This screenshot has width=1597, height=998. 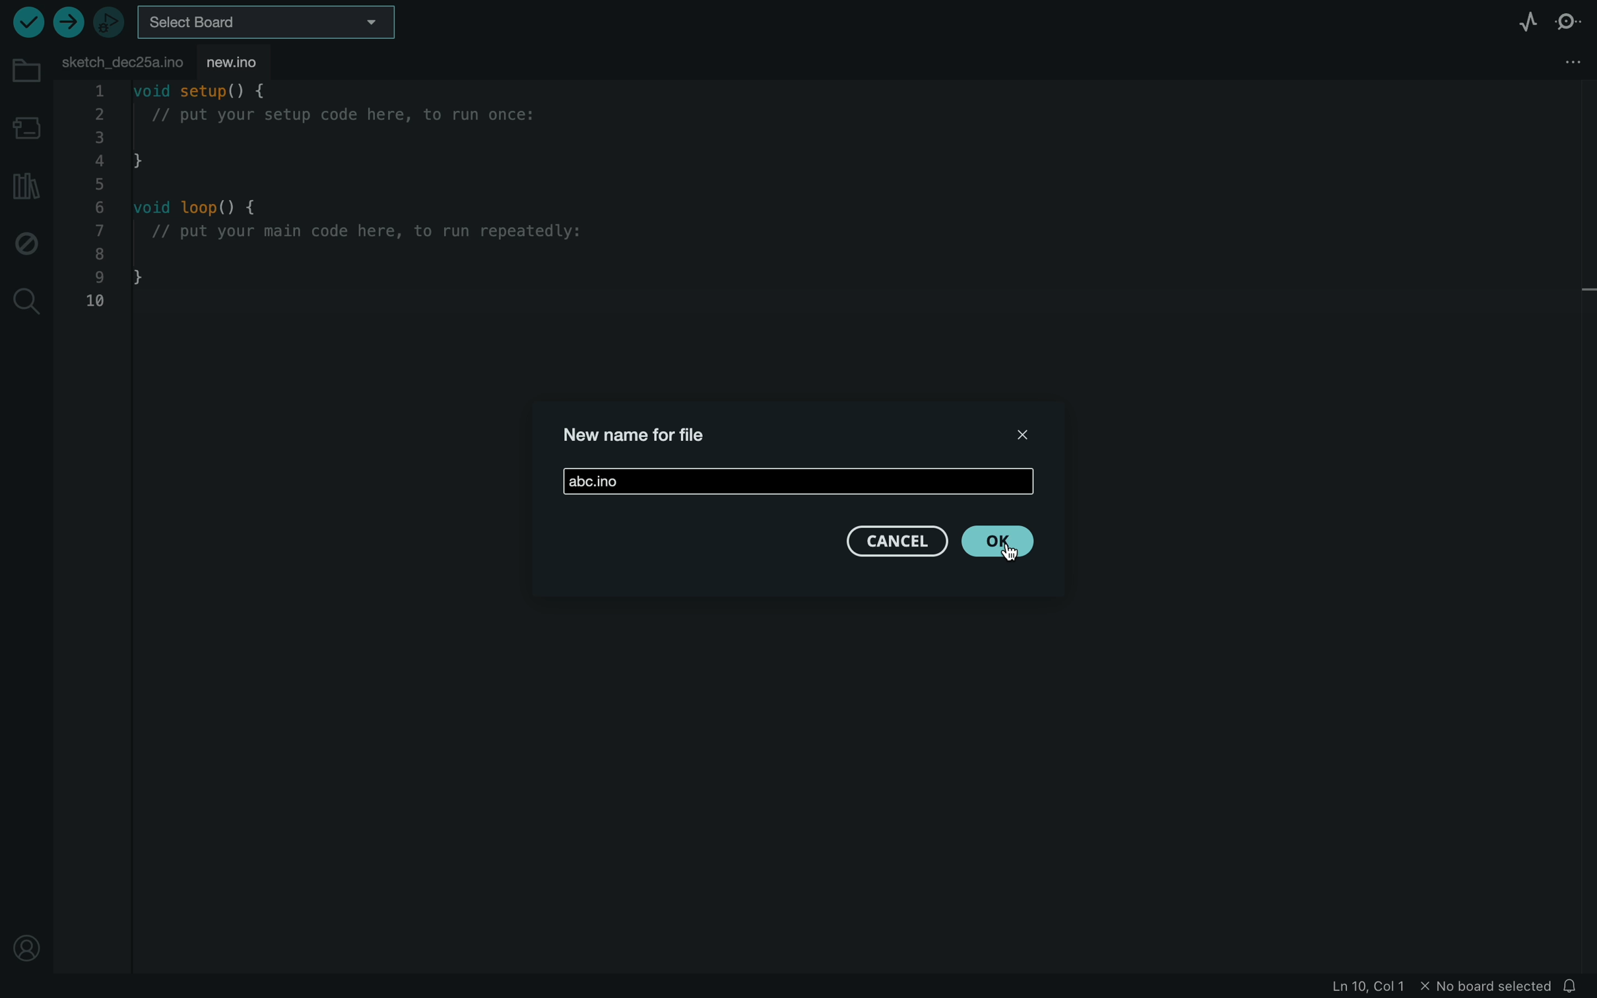 What do you see at coordinates (1011, 549) in the screenshot?
I see `cursor` at bounding box center [1011, 549].